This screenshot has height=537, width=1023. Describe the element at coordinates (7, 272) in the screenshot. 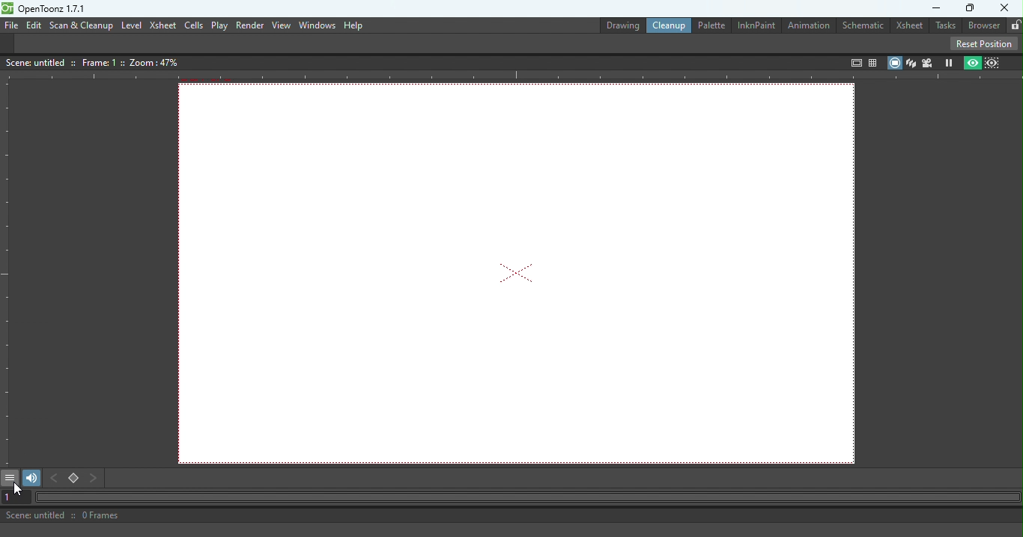

I see `Vertical ruler` at that location.